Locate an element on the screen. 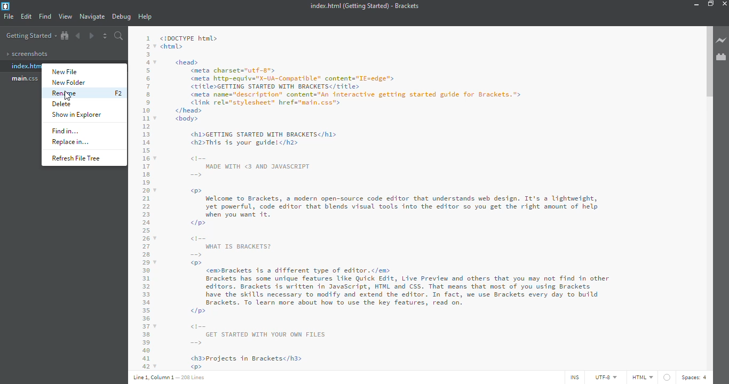  new folder is located at coordinates (69, 83).